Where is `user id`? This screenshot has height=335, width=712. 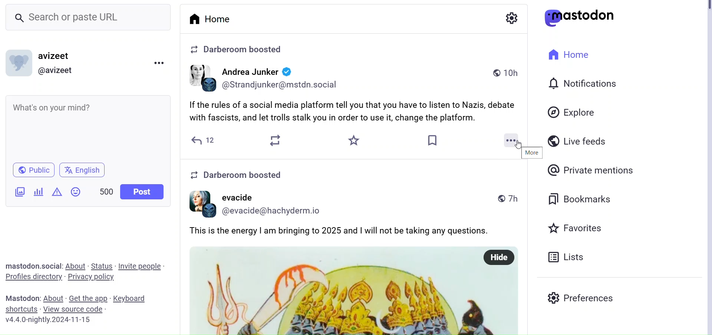
user id is located at coordinates (280, 84).